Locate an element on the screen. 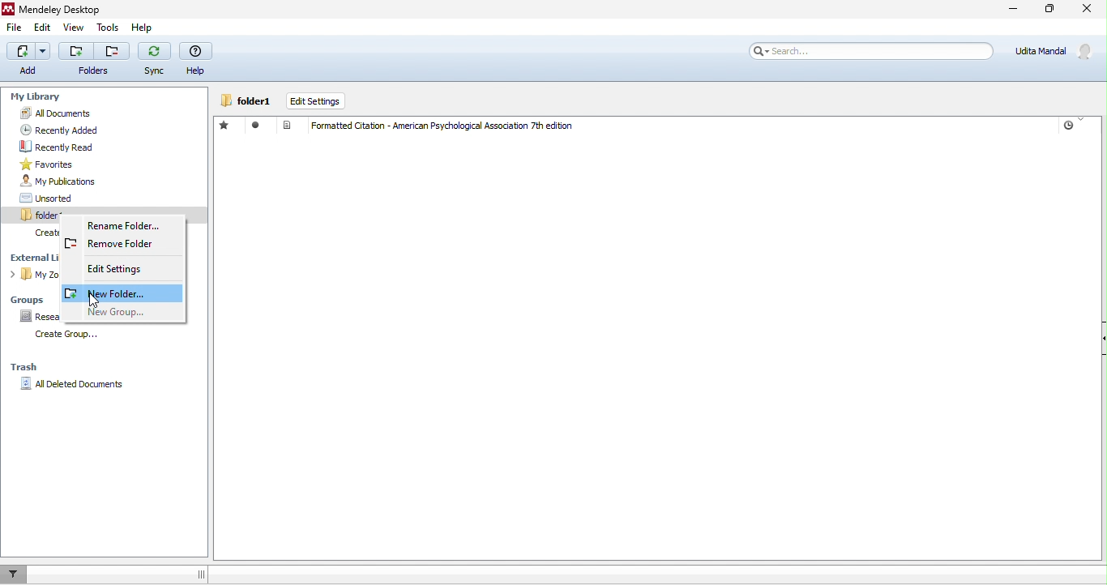 This screenshot has height=585, width=1107. Udita Mandal is located at coordinates (1052, 49).